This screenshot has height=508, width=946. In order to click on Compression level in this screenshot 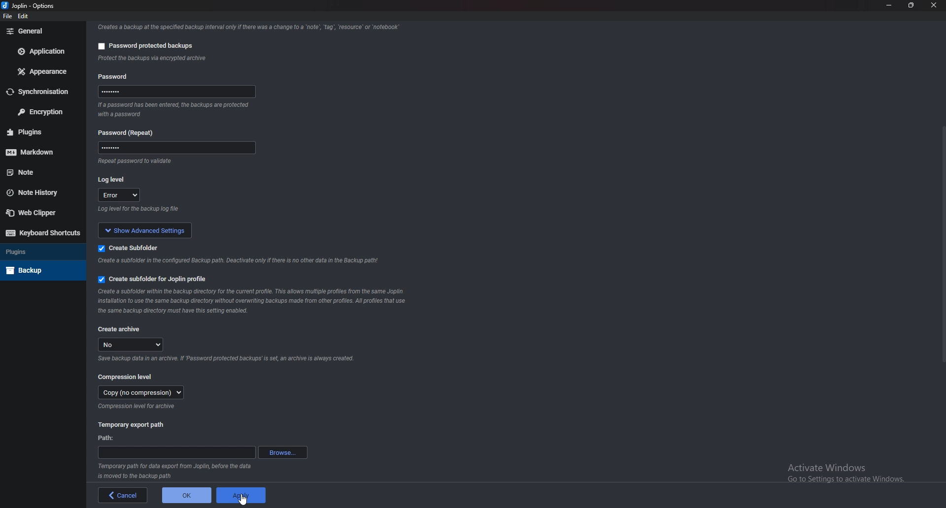, I will do `click(127, 377)`.